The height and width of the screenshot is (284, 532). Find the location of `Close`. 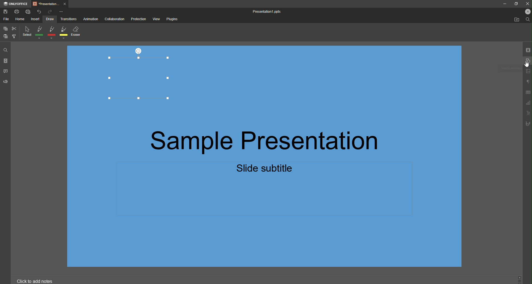

Close is located at coordinates (526, 4).